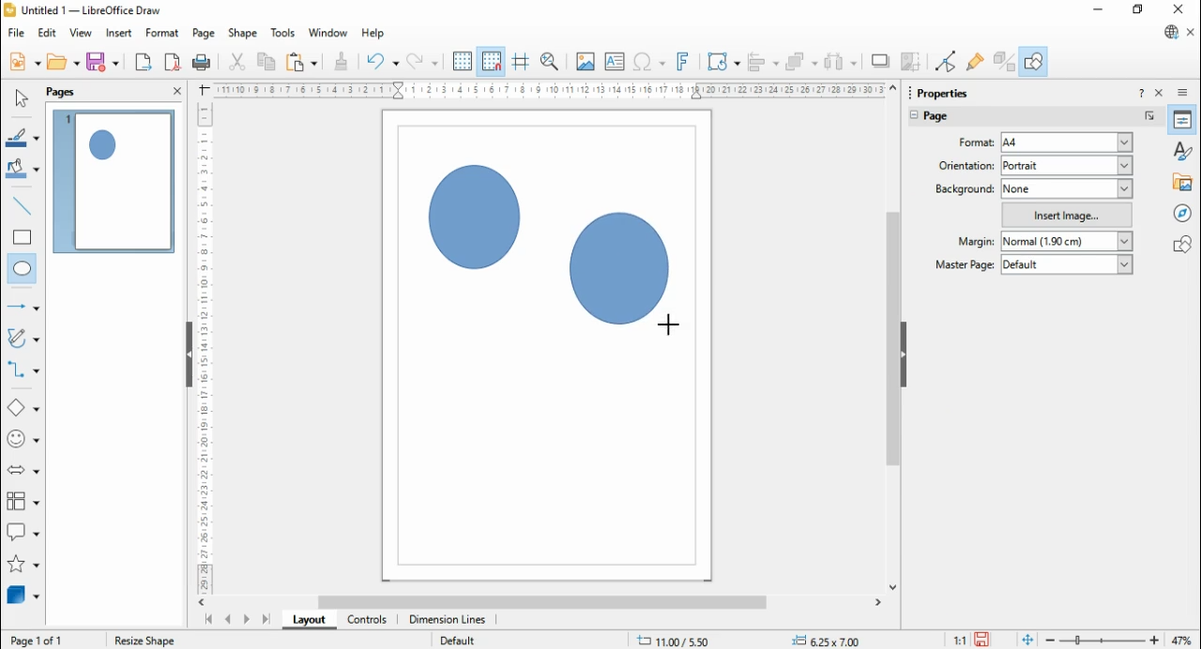 Image resolution: width=1201 pixels, height=649 pixels. What do you see at coordinates (831, 640) in the screenshot?
I see `+= 0,00x 0.00` at bounding box center [831, 640].